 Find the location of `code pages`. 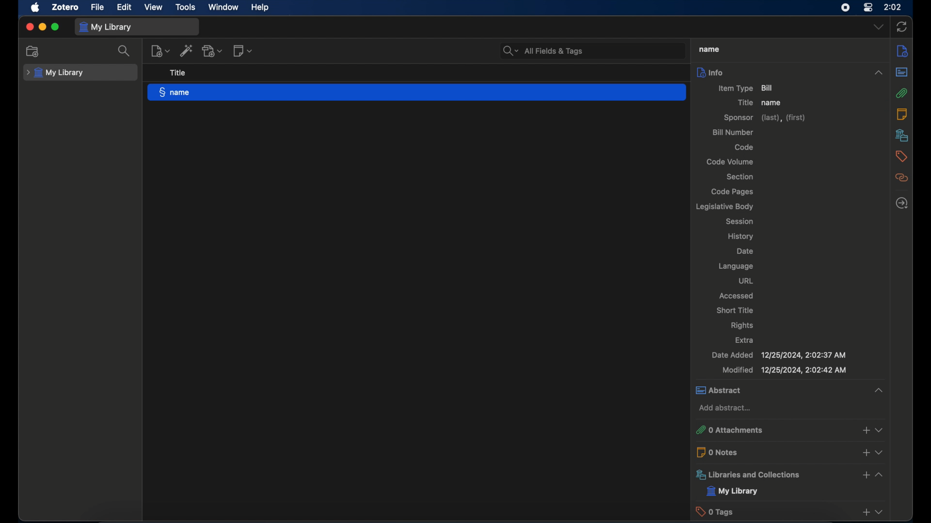

code pages is located at coordinates (733, 192).